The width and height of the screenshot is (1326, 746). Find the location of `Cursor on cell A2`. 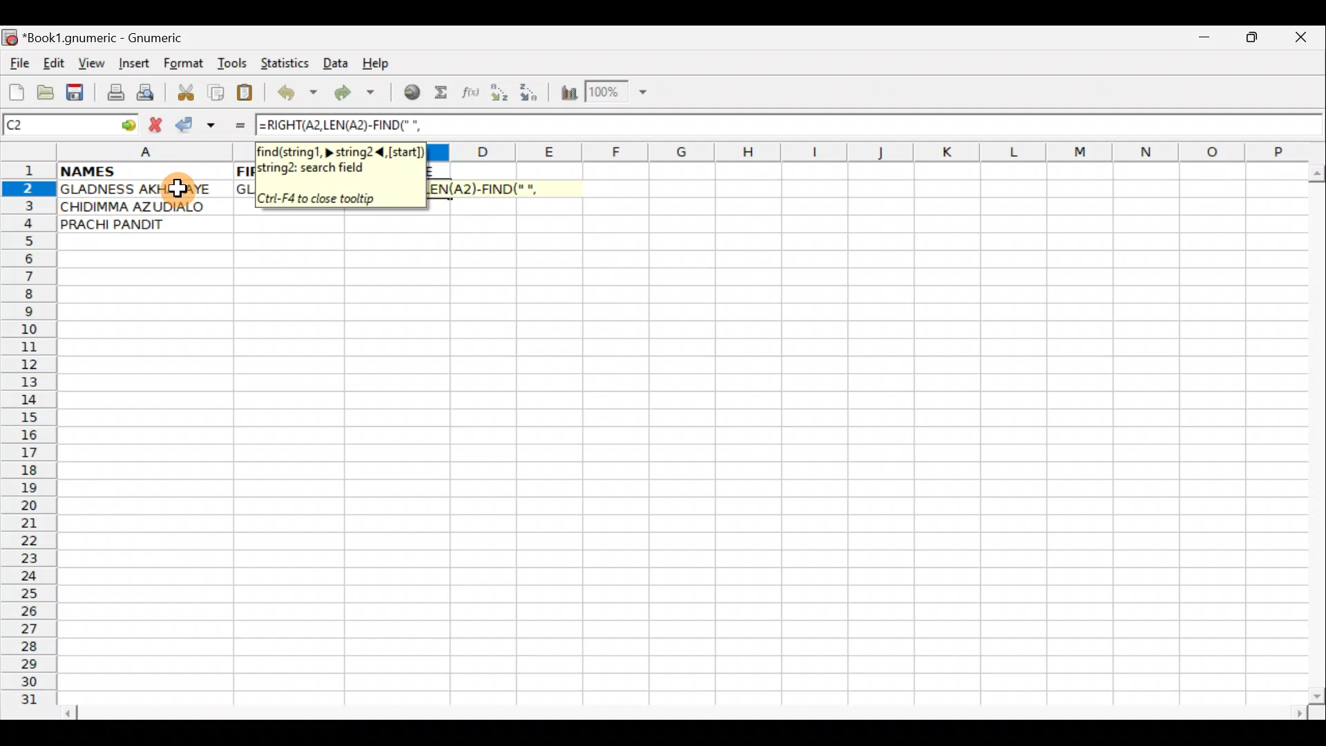

Cursor on cell A2 is located at coordinates (175, 188).